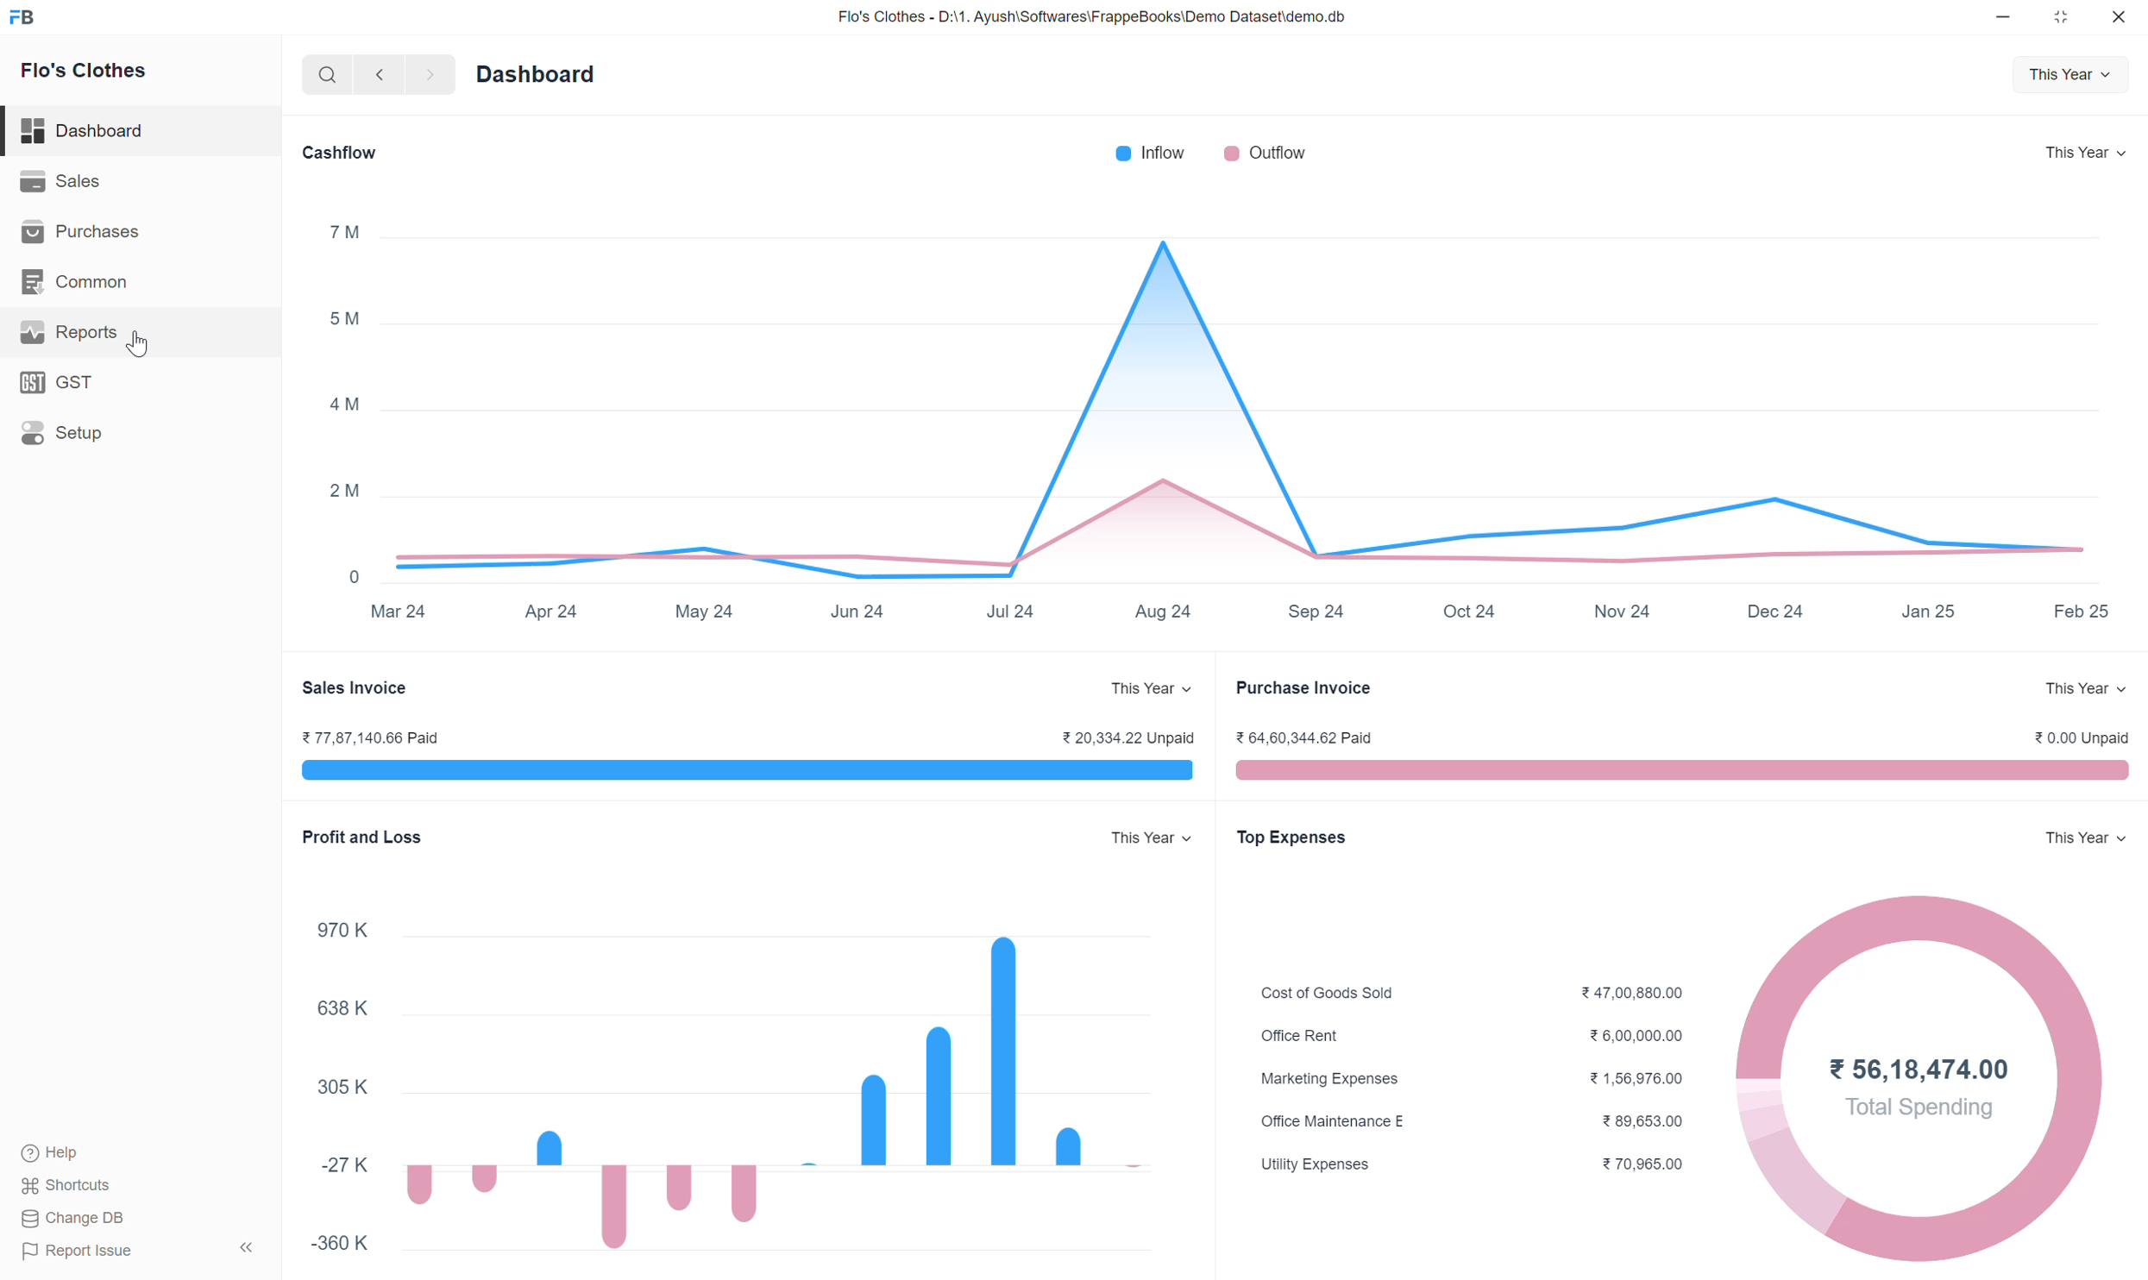 The height and width of the screenshot is (1280, 2148). What do you see at coordinates (337, 924) in the screenshot?
I see `970K` at bounding box center [337, 924].